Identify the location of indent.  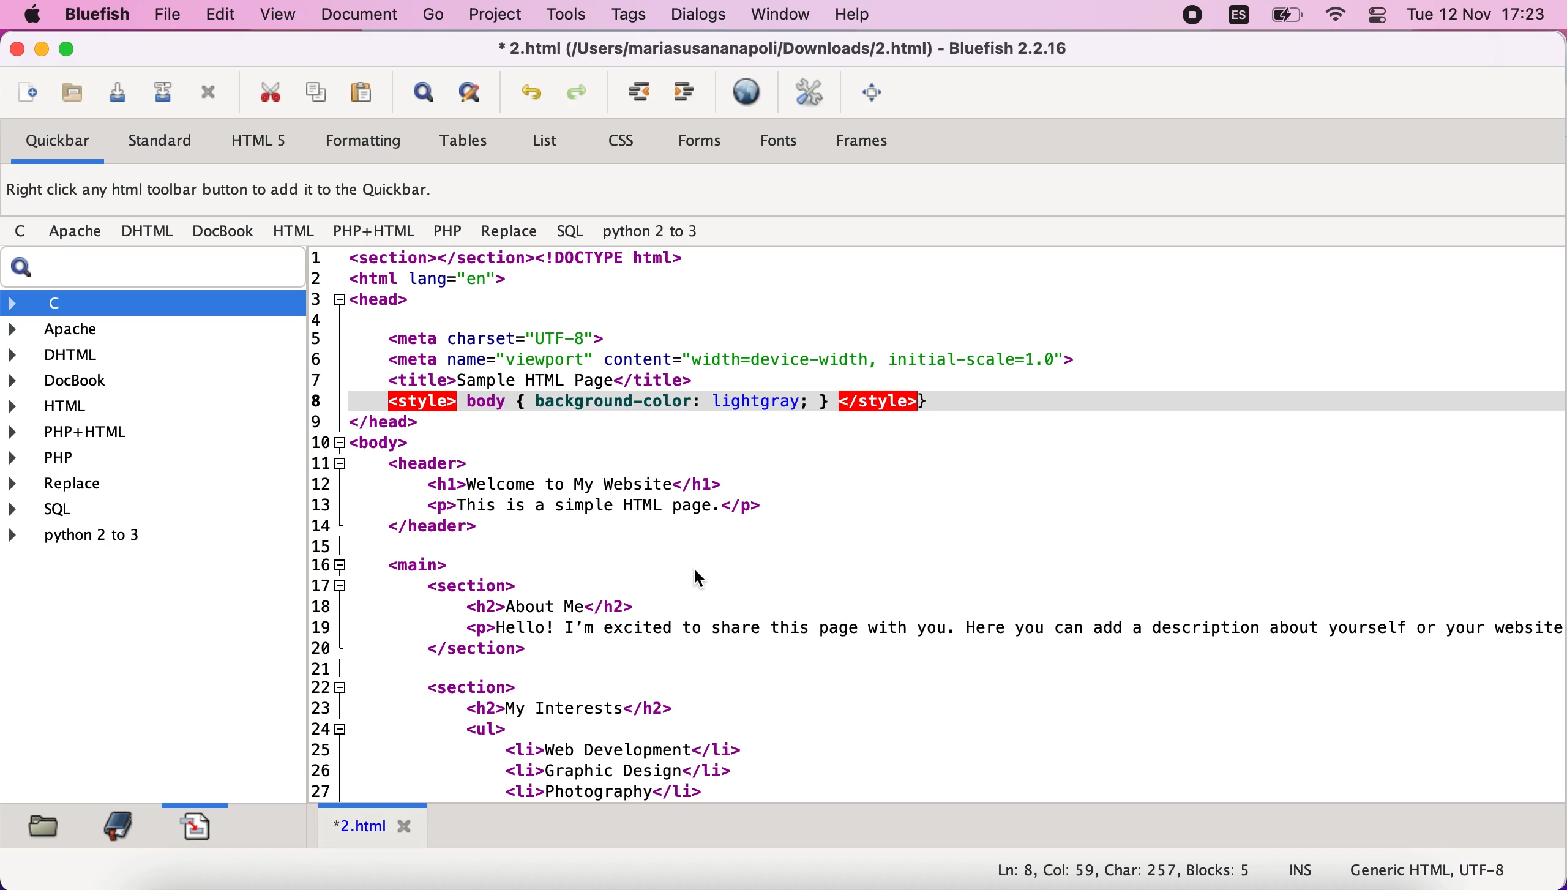
(640, 93).